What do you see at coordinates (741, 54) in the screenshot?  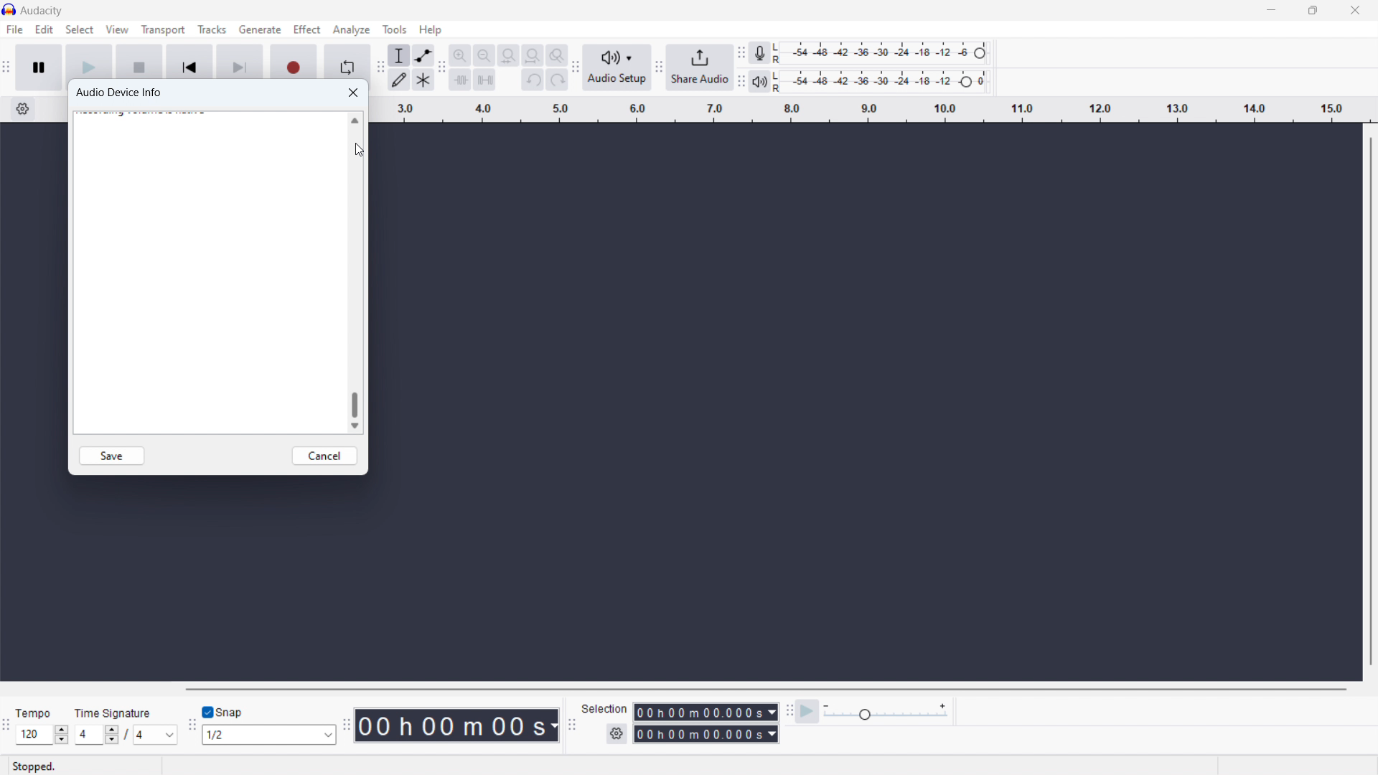 I see `recording meter toolbar` at bounding box center [741, 54].